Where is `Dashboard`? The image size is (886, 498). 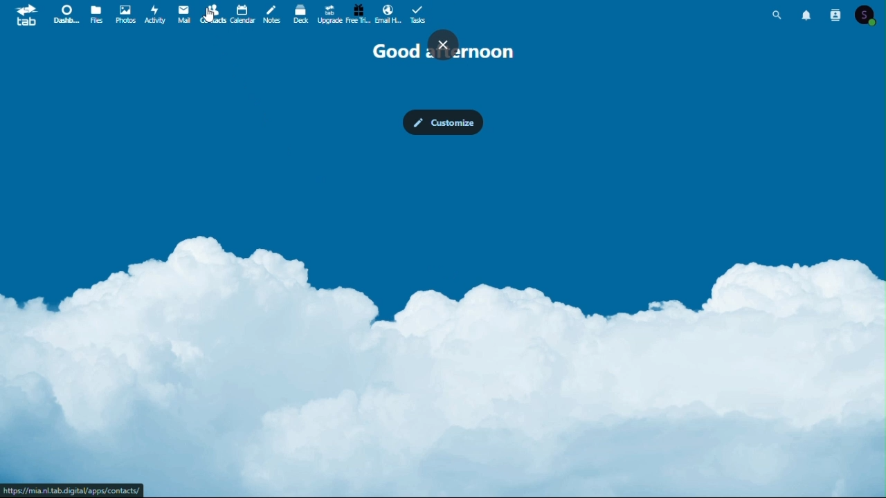
Dashboard is located at coordinates (65, 15).